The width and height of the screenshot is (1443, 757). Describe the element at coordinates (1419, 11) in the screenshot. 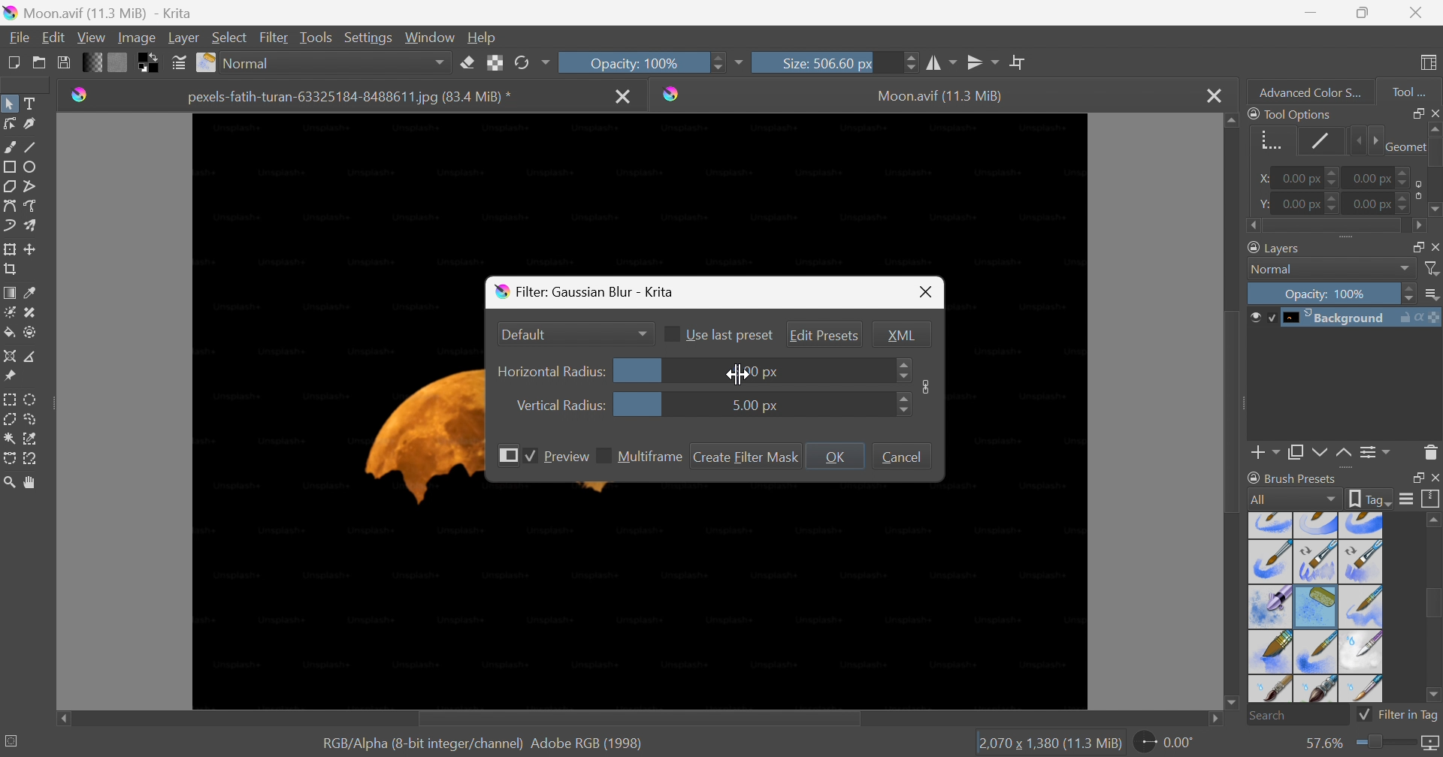

I see `Close` at that location.